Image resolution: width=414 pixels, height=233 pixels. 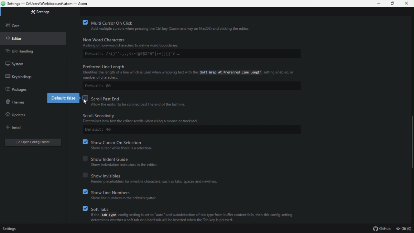 I want to click on  Allow the editor to be scrolled past the end of the last fine., so click(x=141, y=105).